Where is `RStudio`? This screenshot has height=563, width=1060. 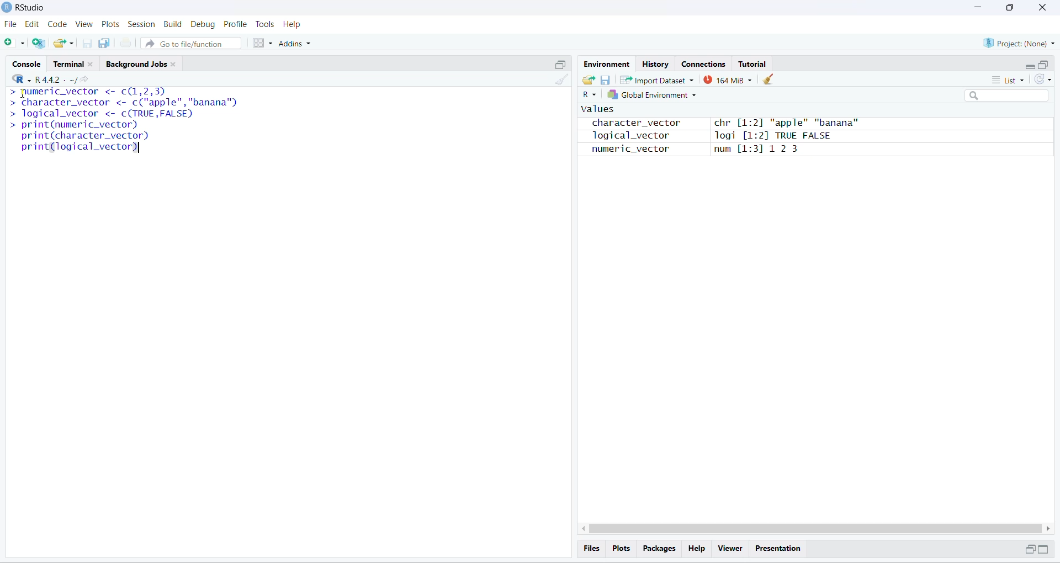
RStudio is located at coordinates (33, 7).